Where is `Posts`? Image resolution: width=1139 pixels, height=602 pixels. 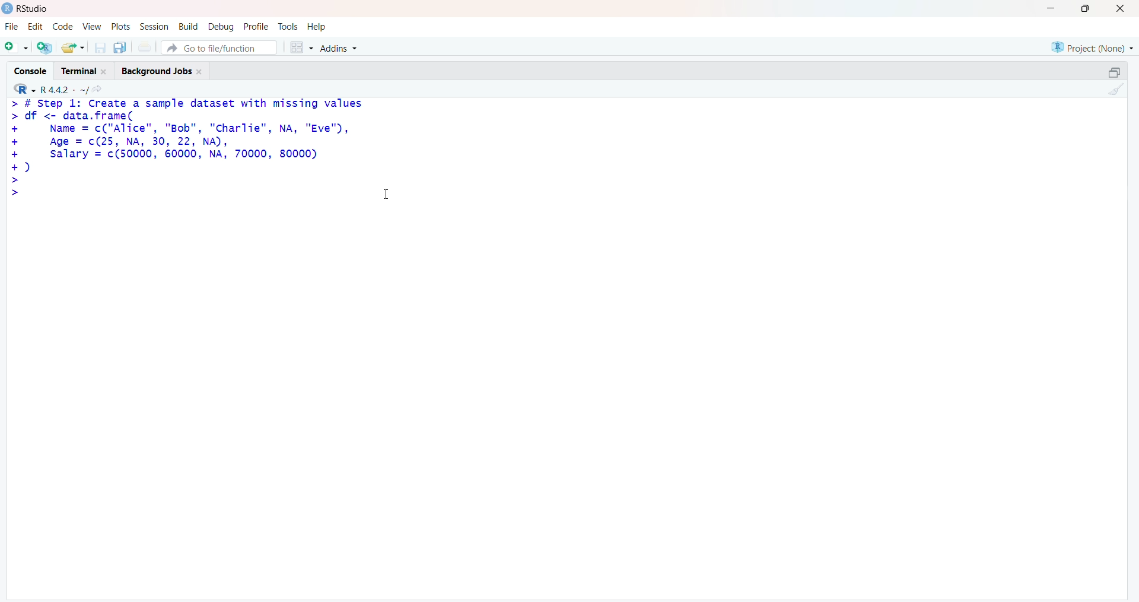
Posts is located at coordinates (120, 26).